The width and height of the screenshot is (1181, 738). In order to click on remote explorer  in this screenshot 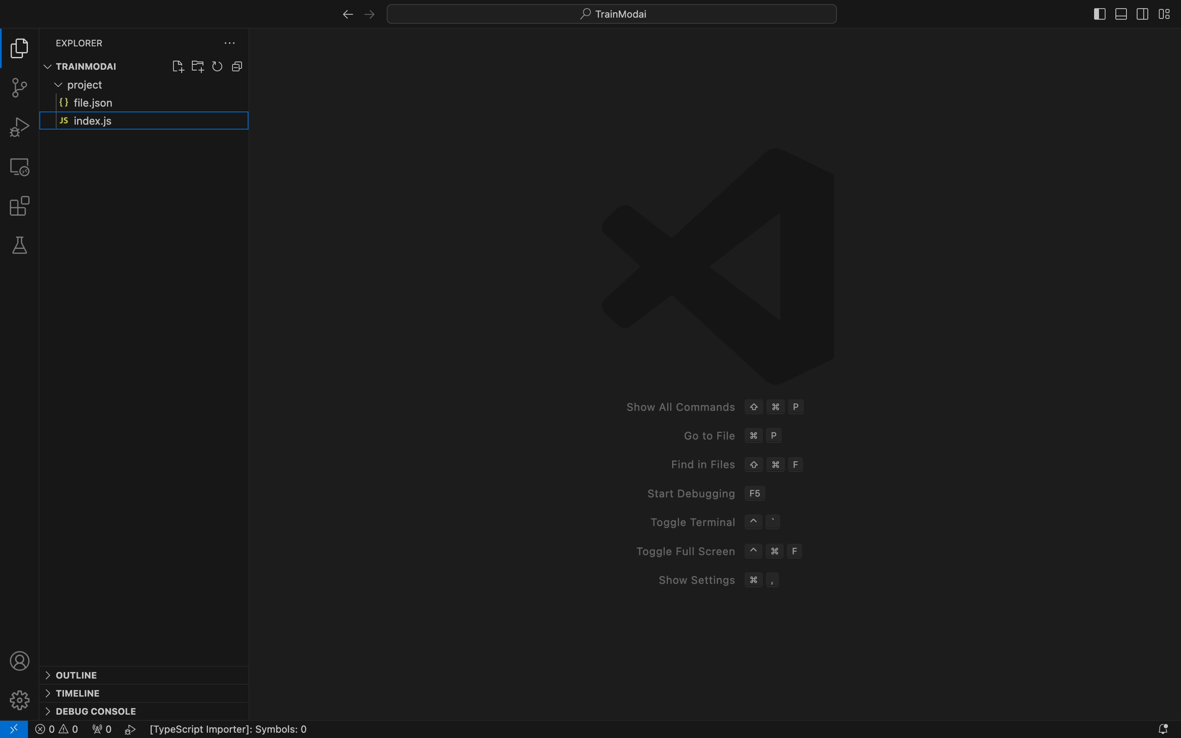, I will do `click(21, 166)`.